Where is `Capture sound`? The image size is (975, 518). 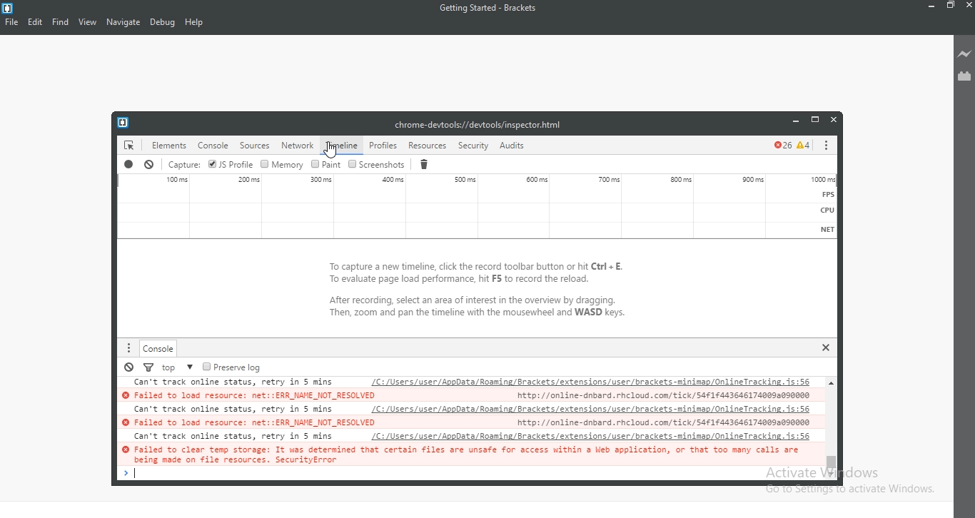 Capture sound is located at coordinates (184, 164).